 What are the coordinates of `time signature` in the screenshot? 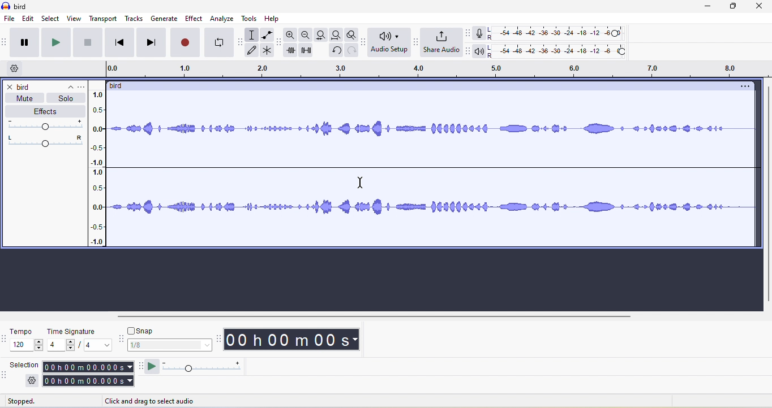 It's located at (80, 339).